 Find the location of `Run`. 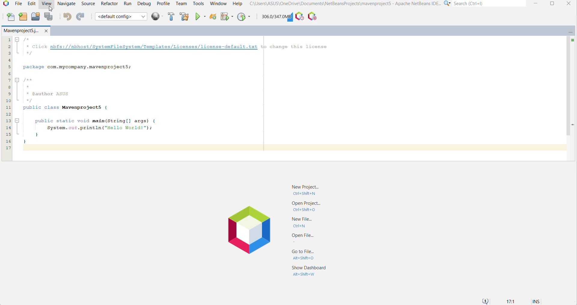

Run is located at coordinates (128, 4).